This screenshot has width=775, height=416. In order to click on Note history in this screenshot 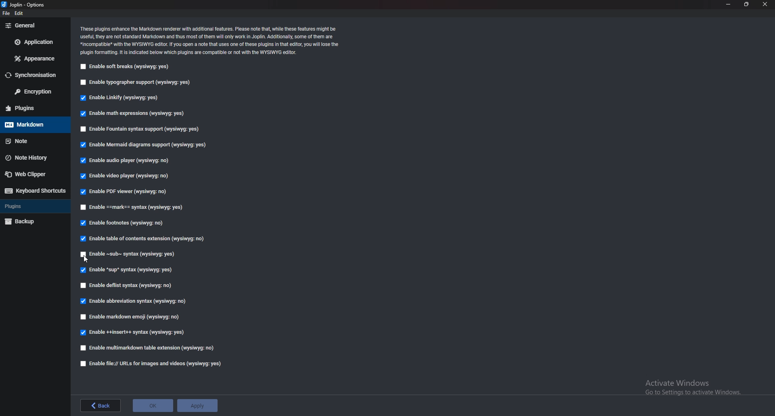, I will do `click(34, 158)`.